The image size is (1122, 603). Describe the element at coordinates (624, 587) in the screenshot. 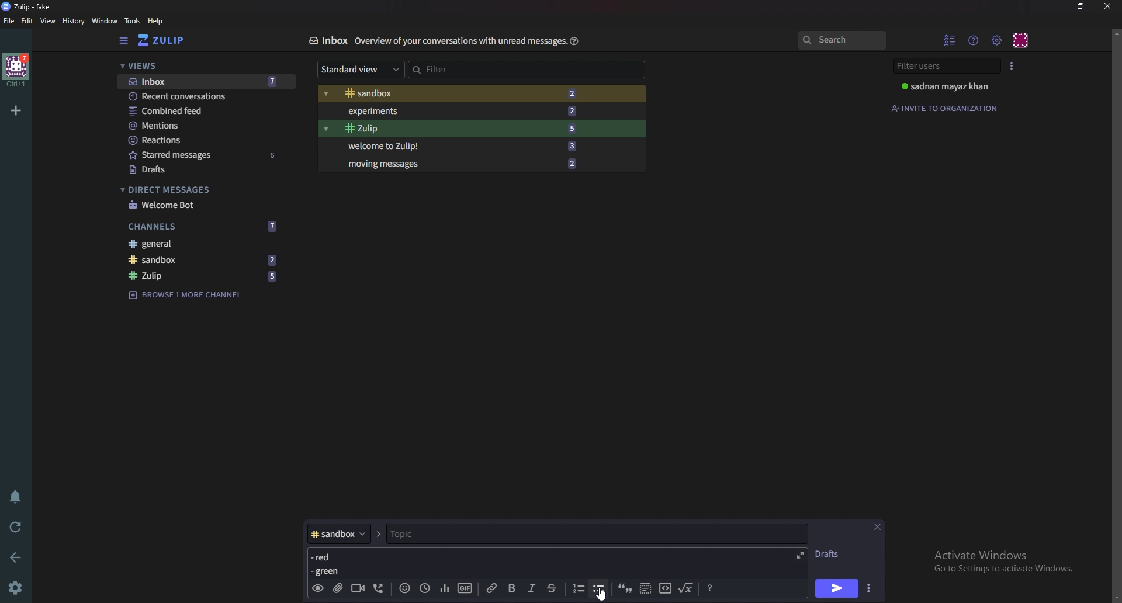

I see `quote` at that location.